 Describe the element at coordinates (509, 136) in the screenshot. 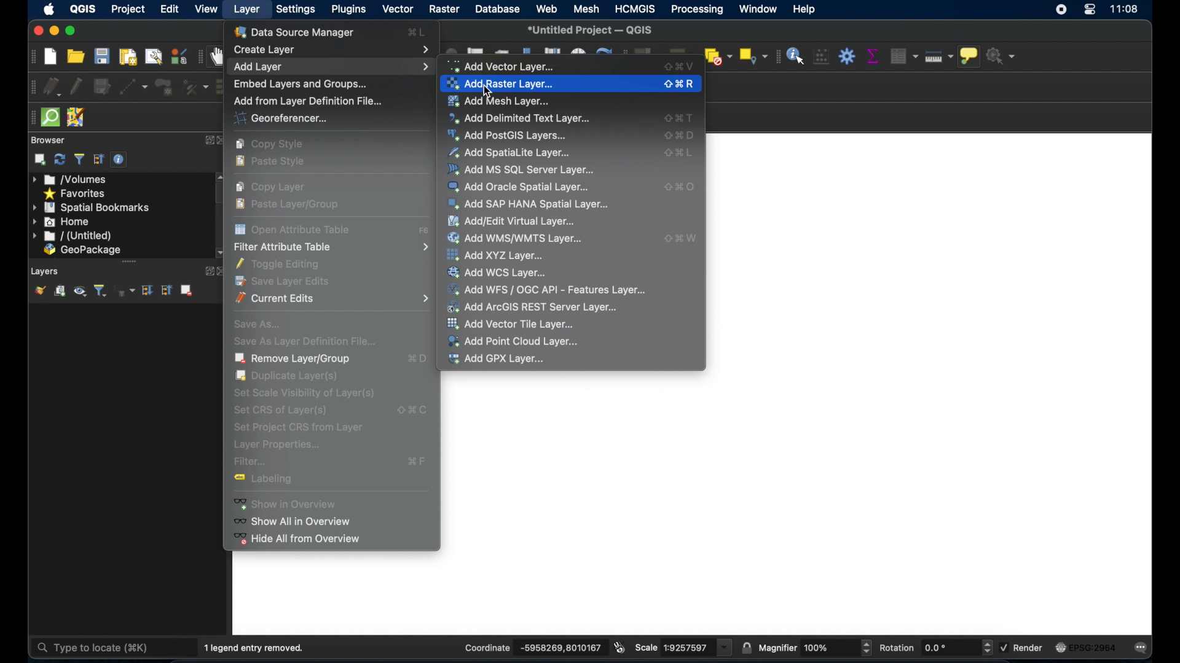

I see `add postgis layers` at that location.